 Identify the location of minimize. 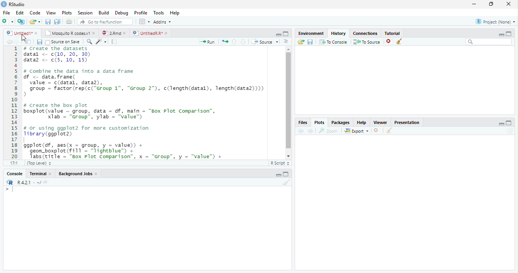
(474, 4).